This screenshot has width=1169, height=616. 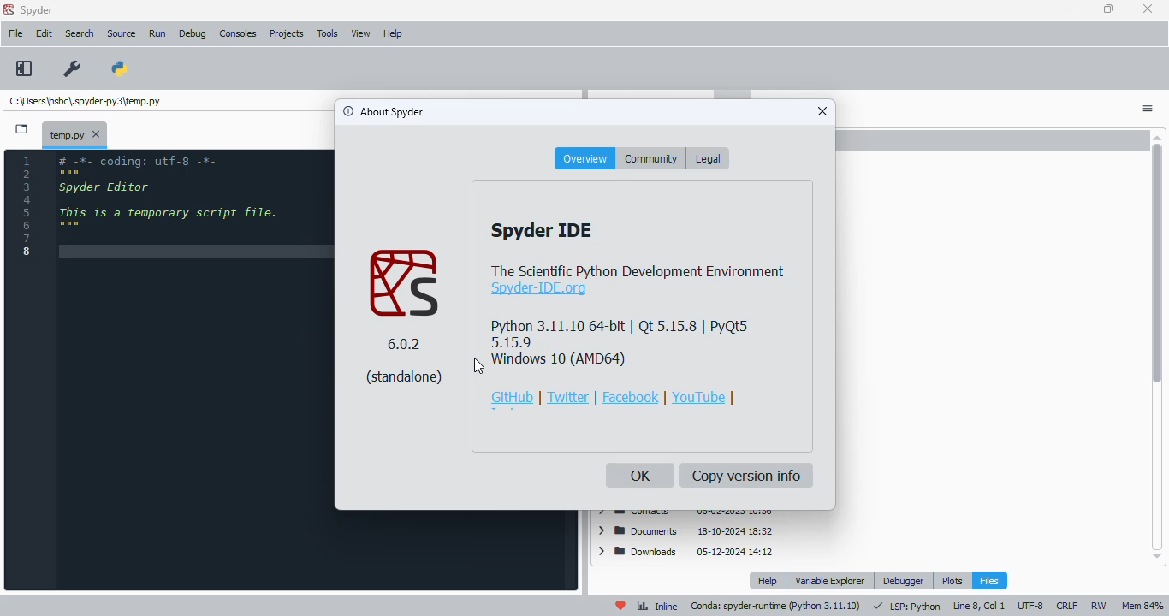 What do you see at coordinates (1142, 606) in the screenshot?
I see `mem 84%` at bounding box center [1142, 606].